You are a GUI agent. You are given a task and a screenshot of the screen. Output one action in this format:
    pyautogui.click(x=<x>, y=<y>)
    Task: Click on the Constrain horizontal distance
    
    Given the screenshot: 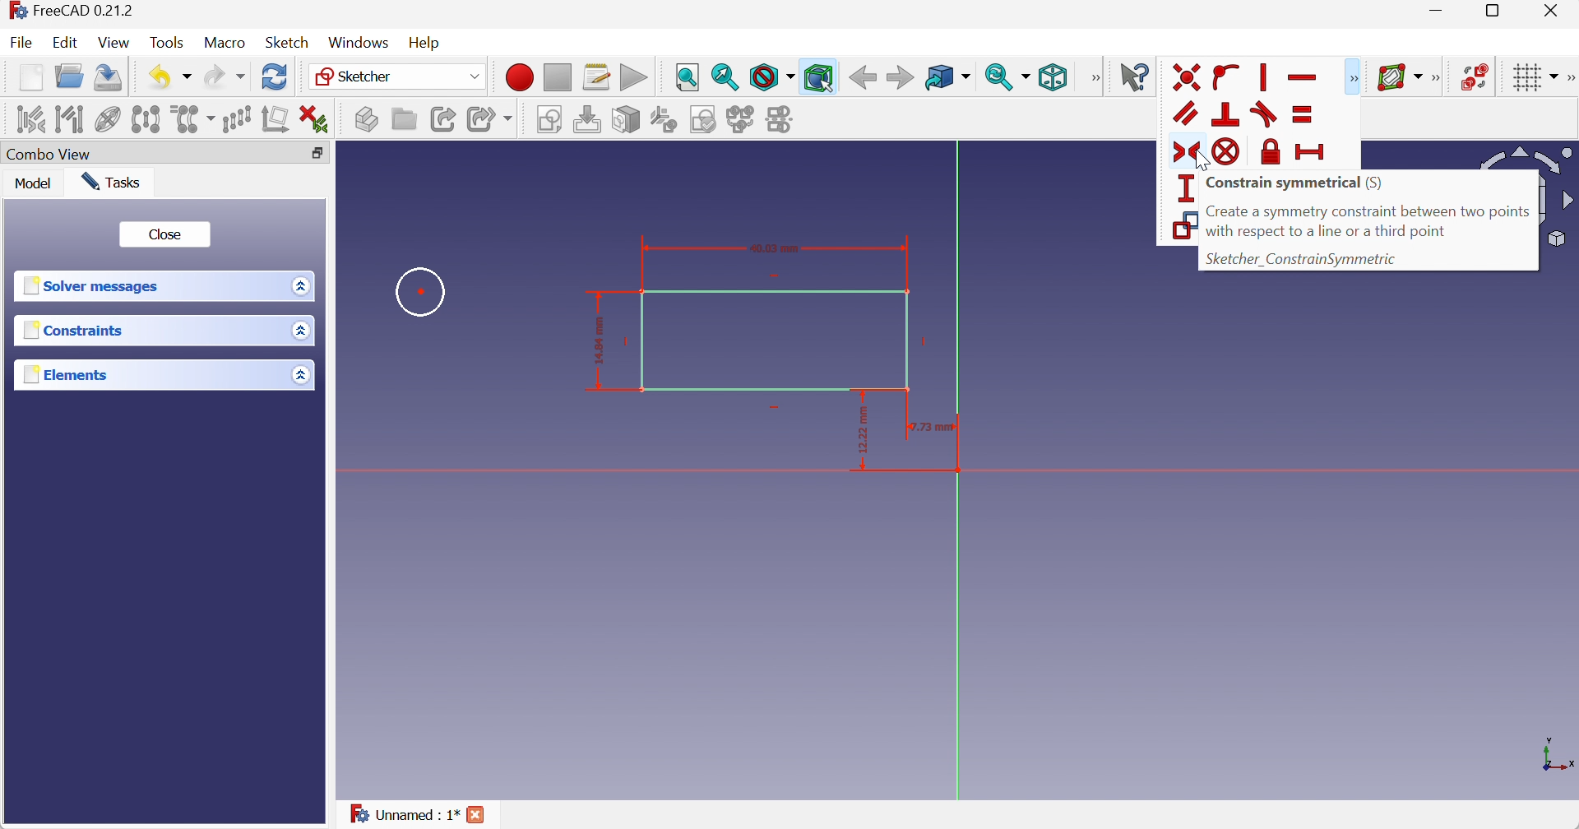 What is the action you would take?
    pyautogui.click(x=1312, y=151)
    